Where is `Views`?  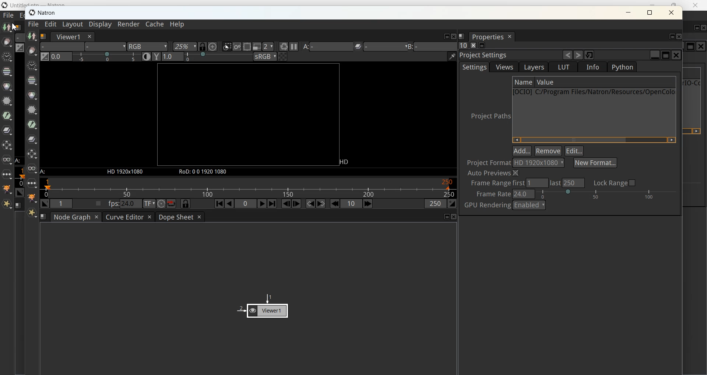 Views is located at coordinates (7, 160).